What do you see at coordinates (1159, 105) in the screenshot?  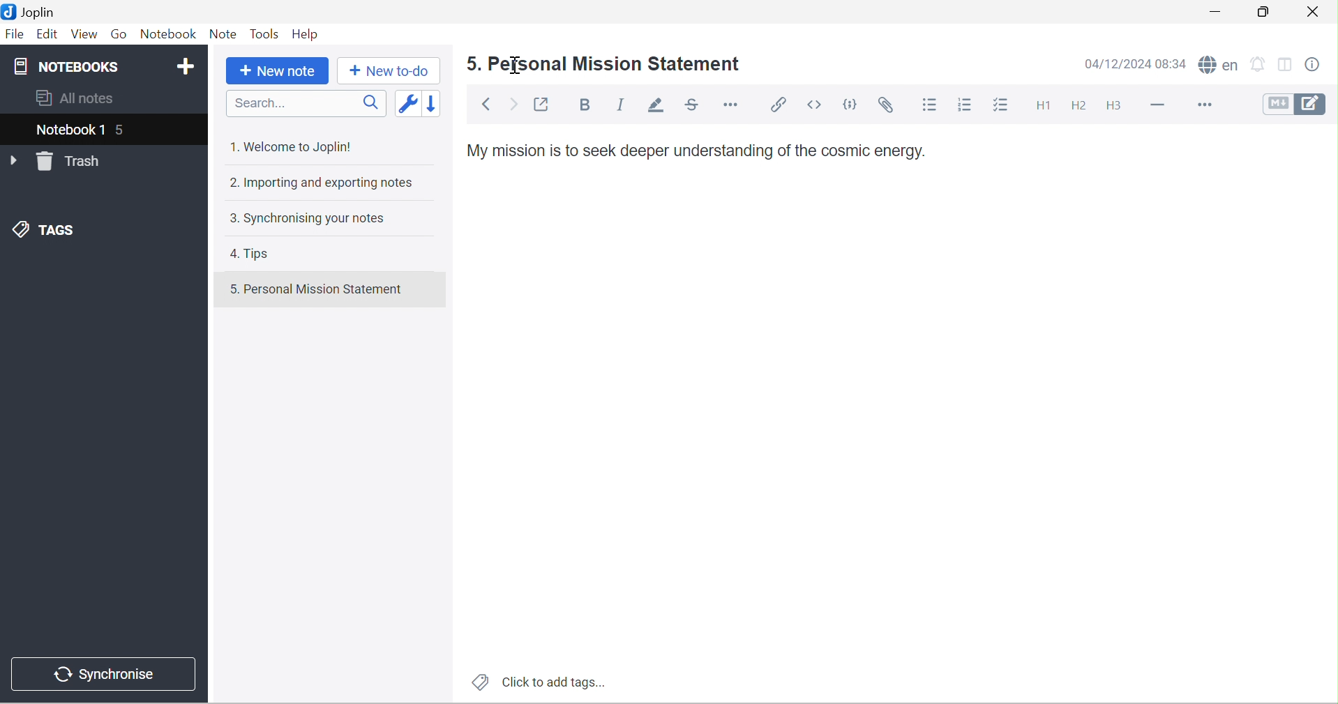 I see `Horizontal lines` at bounding box center [1159, 105].